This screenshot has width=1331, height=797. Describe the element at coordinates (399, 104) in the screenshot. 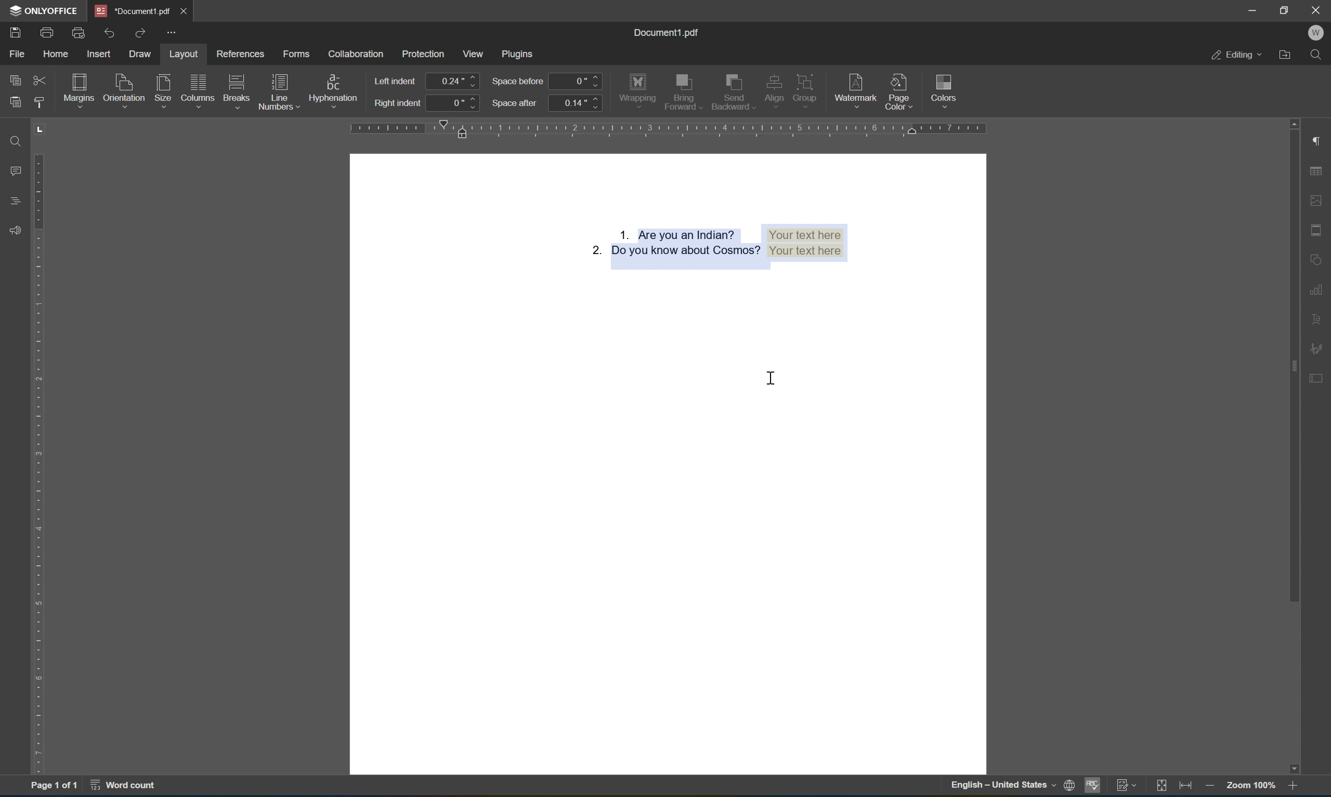

I see `right indent` at that location.